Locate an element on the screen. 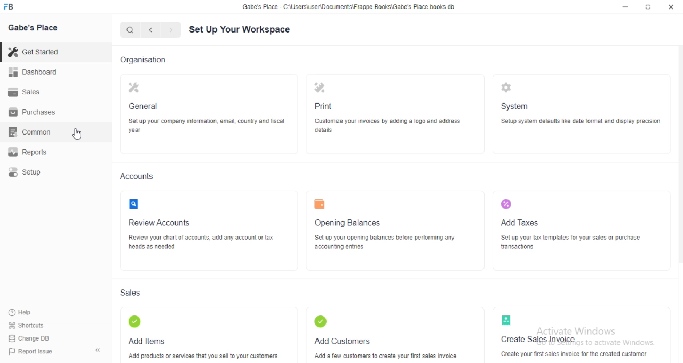 This screenshot has height=363, width=683. Add Items is located at coordinates (148, 341).